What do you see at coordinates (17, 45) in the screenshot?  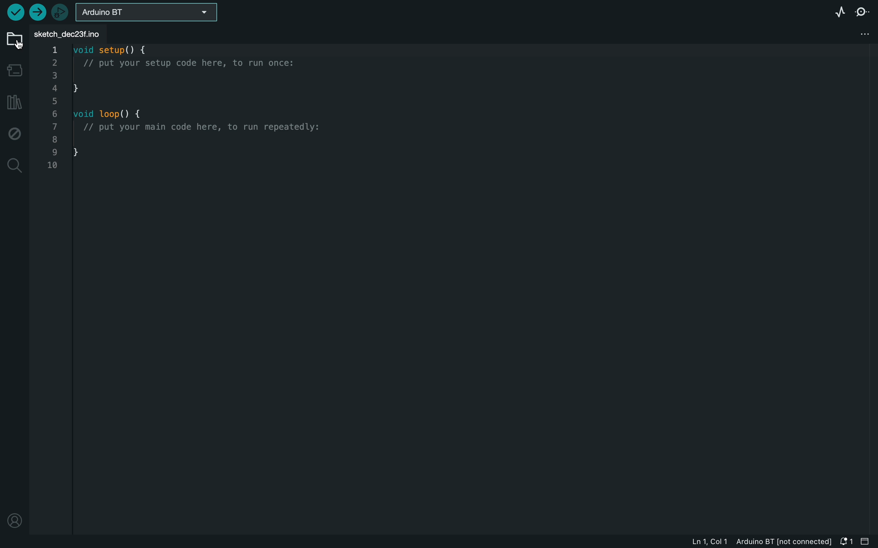 I see `cursor` at bounding box center [17, 45].